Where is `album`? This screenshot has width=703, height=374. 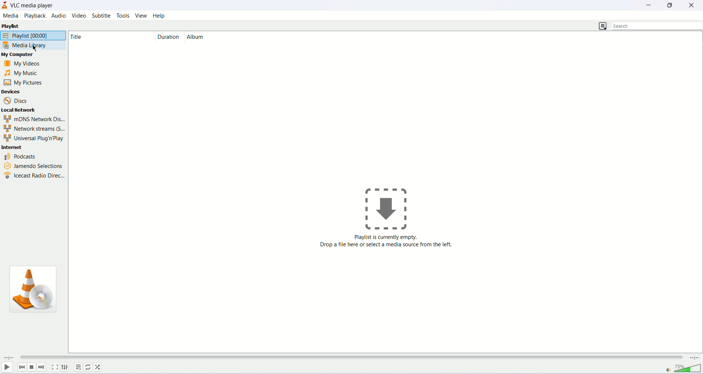
album is located at coordinates (217, 36).